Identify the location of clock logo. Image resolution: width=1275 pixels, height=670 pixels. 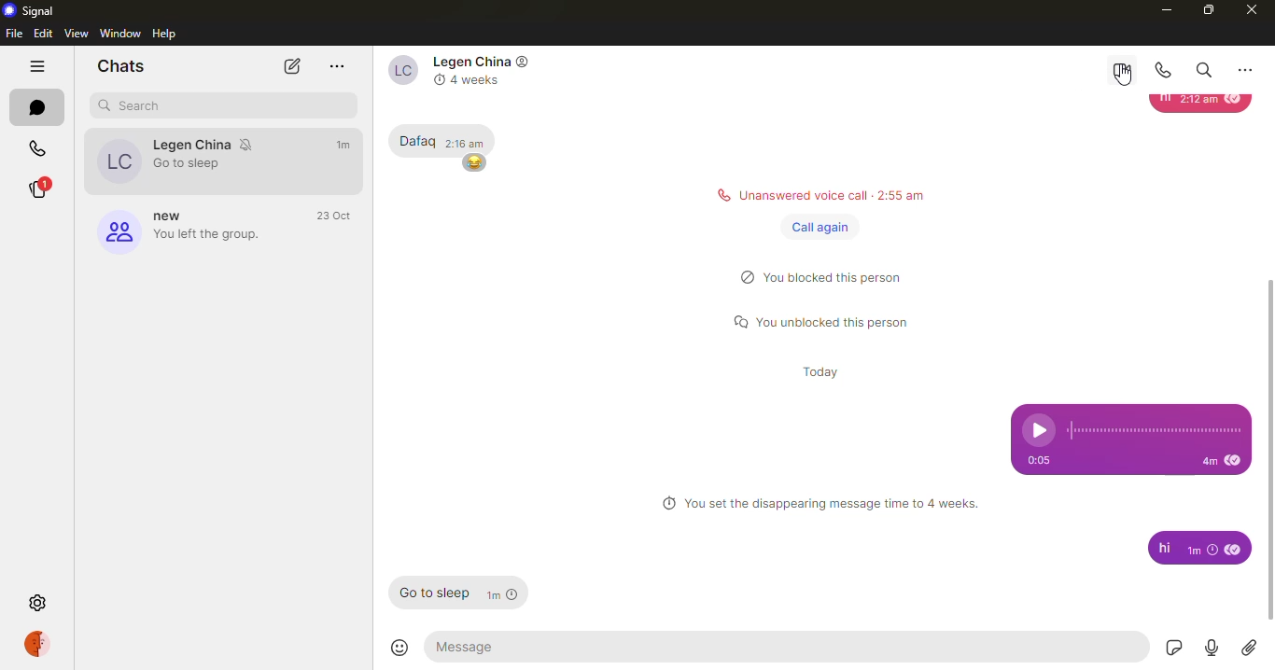
(664, 505).